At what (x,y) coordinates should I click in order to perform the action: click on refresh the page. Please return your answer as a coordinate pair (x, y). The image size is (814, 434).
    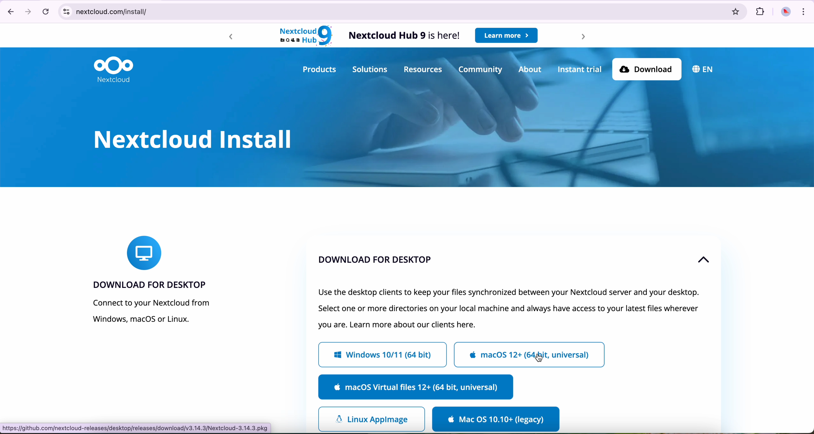
    Looking at the image, I should click on (47, 12).